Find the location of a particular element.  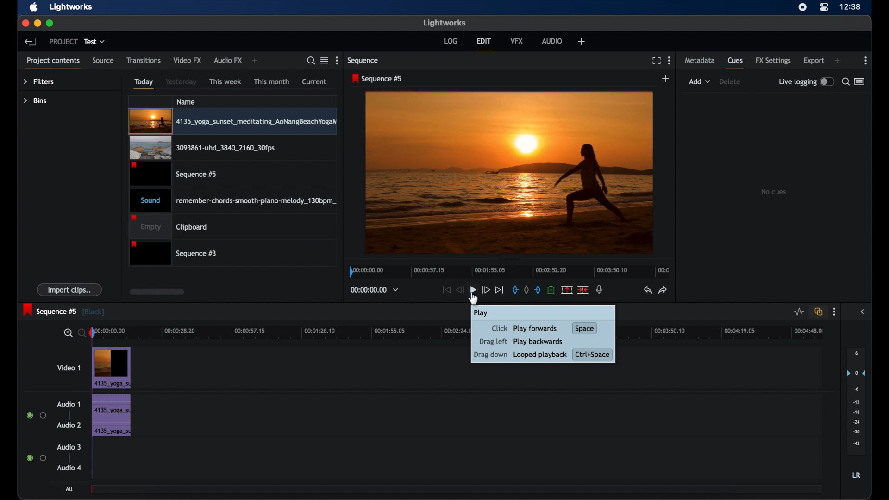

add is located at coordinates (666, 78).